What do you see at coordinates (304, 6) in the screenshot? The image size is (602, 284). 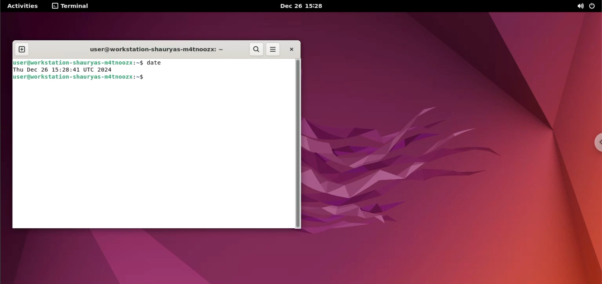 I see `Dec 26 15:28` at bounding box center [304, 6].